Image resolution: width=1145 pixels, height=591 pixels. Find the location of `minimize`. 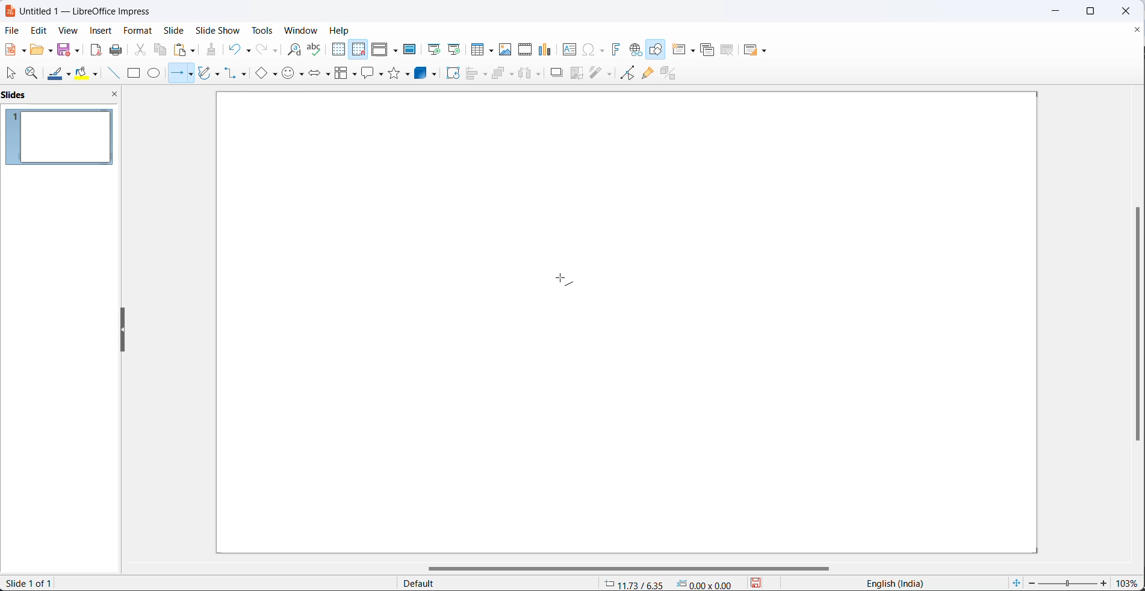

minimize is located at coordinates (1055, 10).